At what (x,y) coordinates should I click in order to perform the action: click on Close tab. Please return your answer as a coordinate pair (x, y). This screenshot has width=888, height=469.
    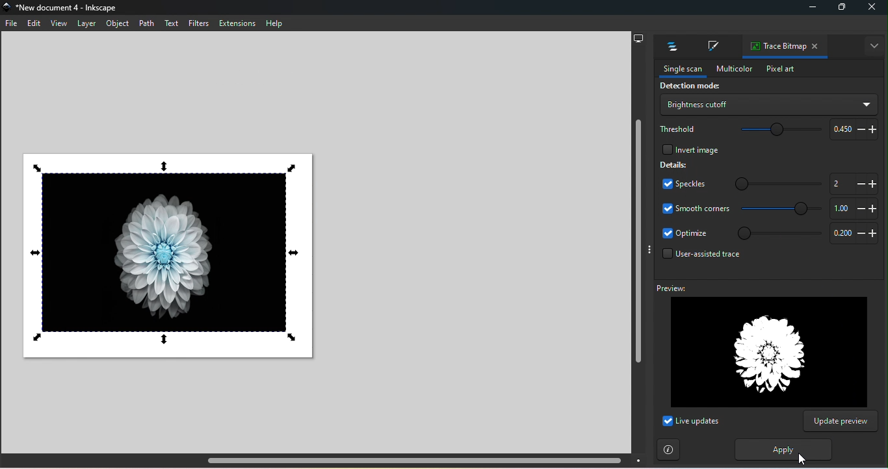
    Looking at the image, I should click on (815, 47).